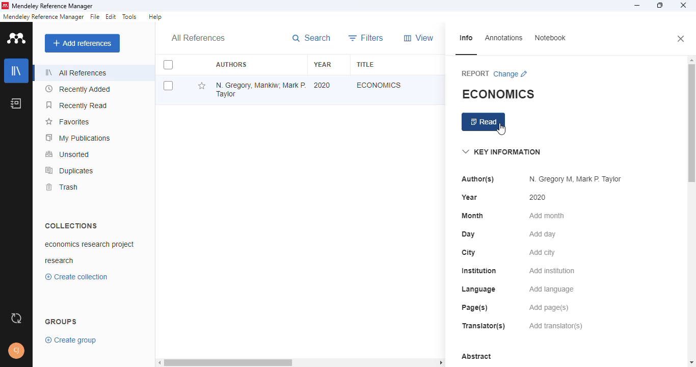  Describe the element at coordinates (501, 129) in the screenshot. I see `cursor` at that location.